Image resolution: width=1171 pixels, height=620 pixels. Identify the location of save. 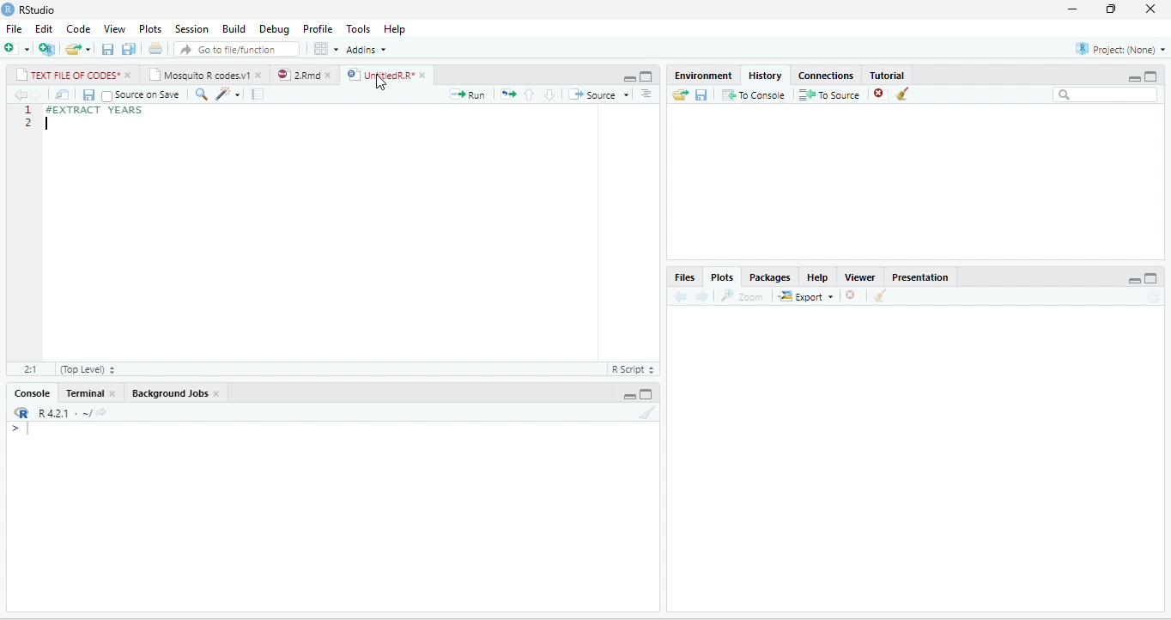
(701, 94).